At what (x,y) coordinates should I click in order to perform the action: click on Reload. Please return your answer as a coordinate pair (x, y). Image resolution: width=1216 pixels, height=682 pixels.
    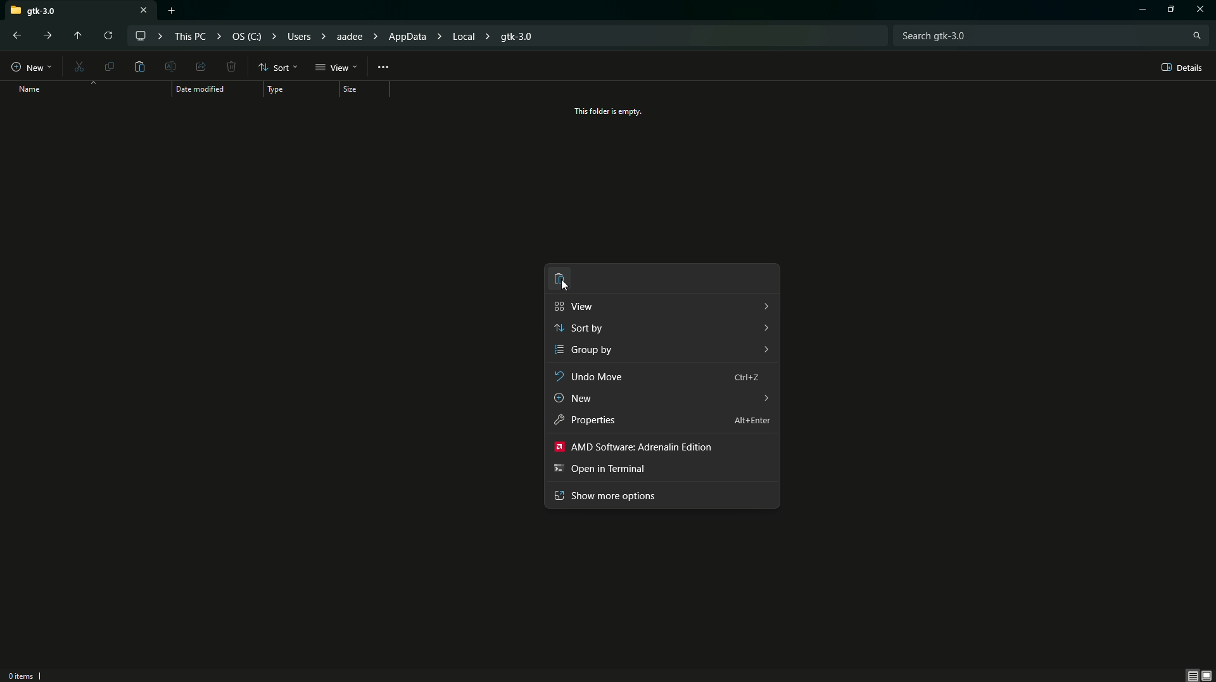
    Looking at the image, I should click on (106, 36).